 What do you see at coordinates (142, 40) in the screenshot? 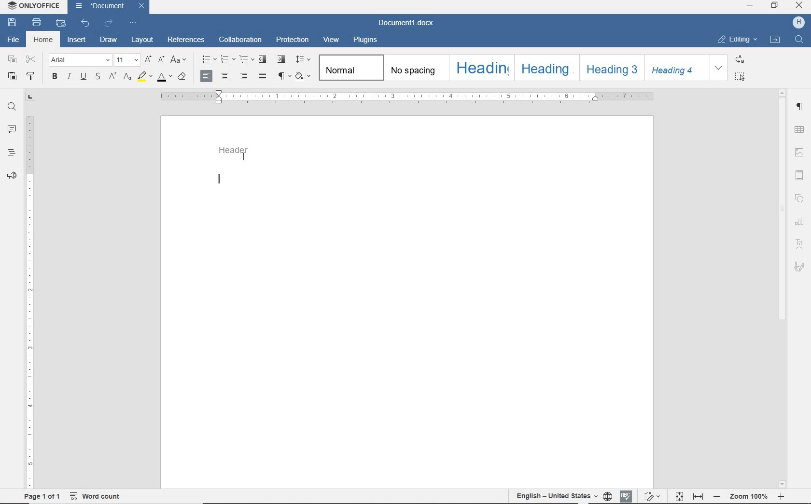
I see `layout` at bounding box center [142, 40].